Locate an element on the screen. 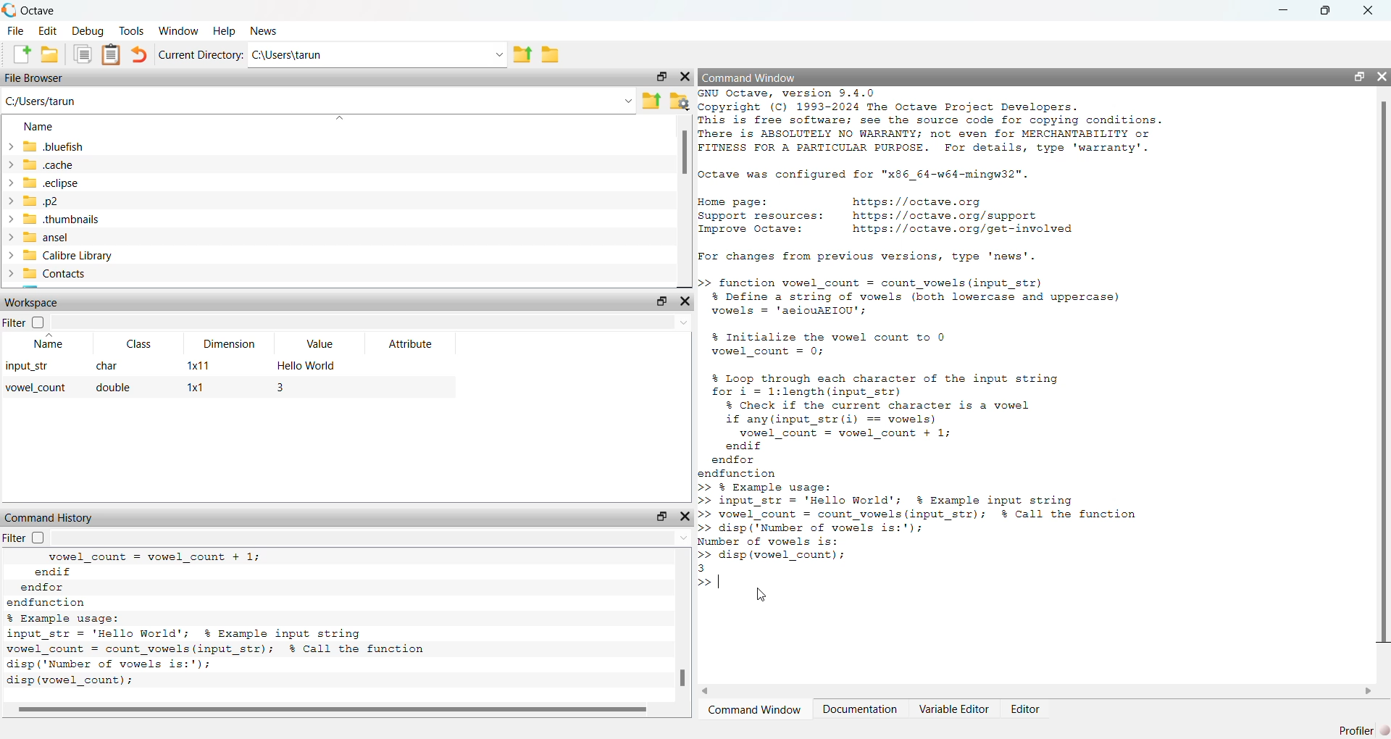 This screenshot has width=1391, height=739. Value is located at coordinates (321, 343).